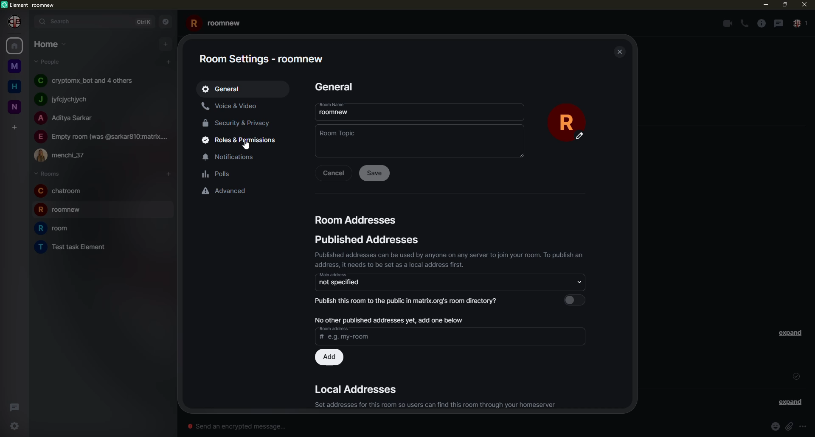  Describe the element at coordinates (784, 5) in the screenshot. I see `max` at that location.